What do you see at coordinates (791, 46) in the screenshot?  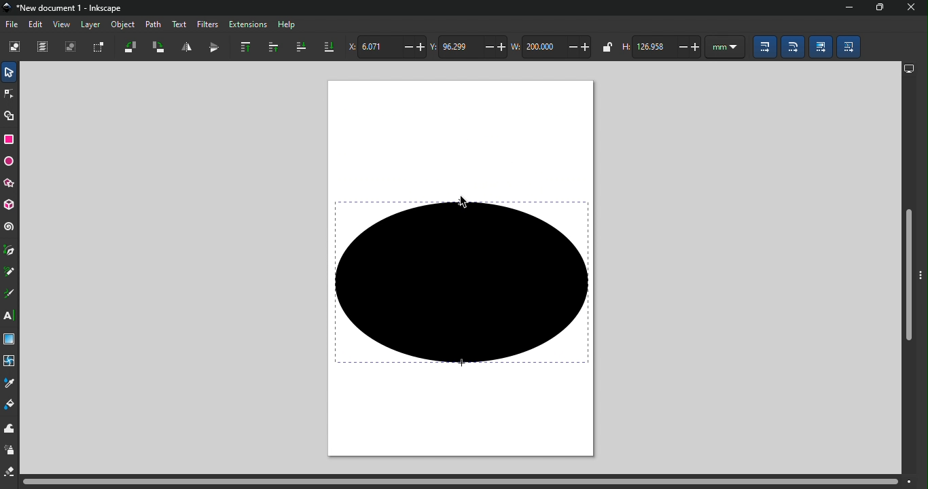 I see `When scaling rectangles, scale the radii of rounded corners` at bounding box center [791, 46].